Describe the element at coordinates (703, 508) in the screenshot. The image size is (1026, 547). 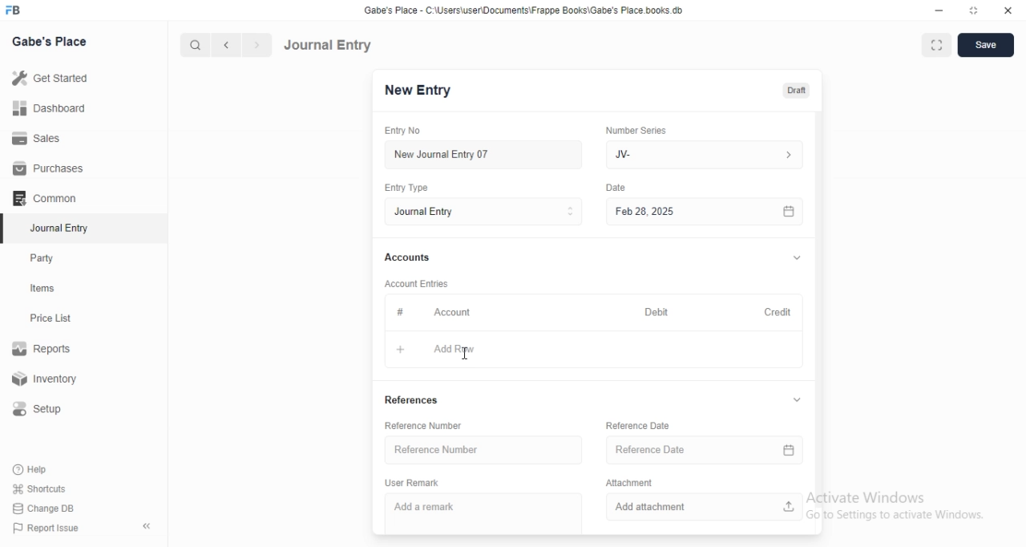
I see `Add attachment` at that location.